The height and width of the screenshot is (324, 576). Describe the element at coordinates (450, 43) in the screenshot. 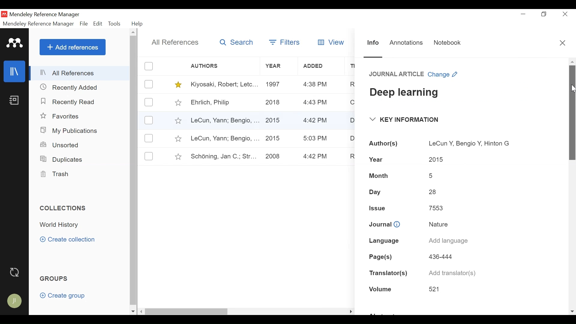

I see `Notebook` at that location.